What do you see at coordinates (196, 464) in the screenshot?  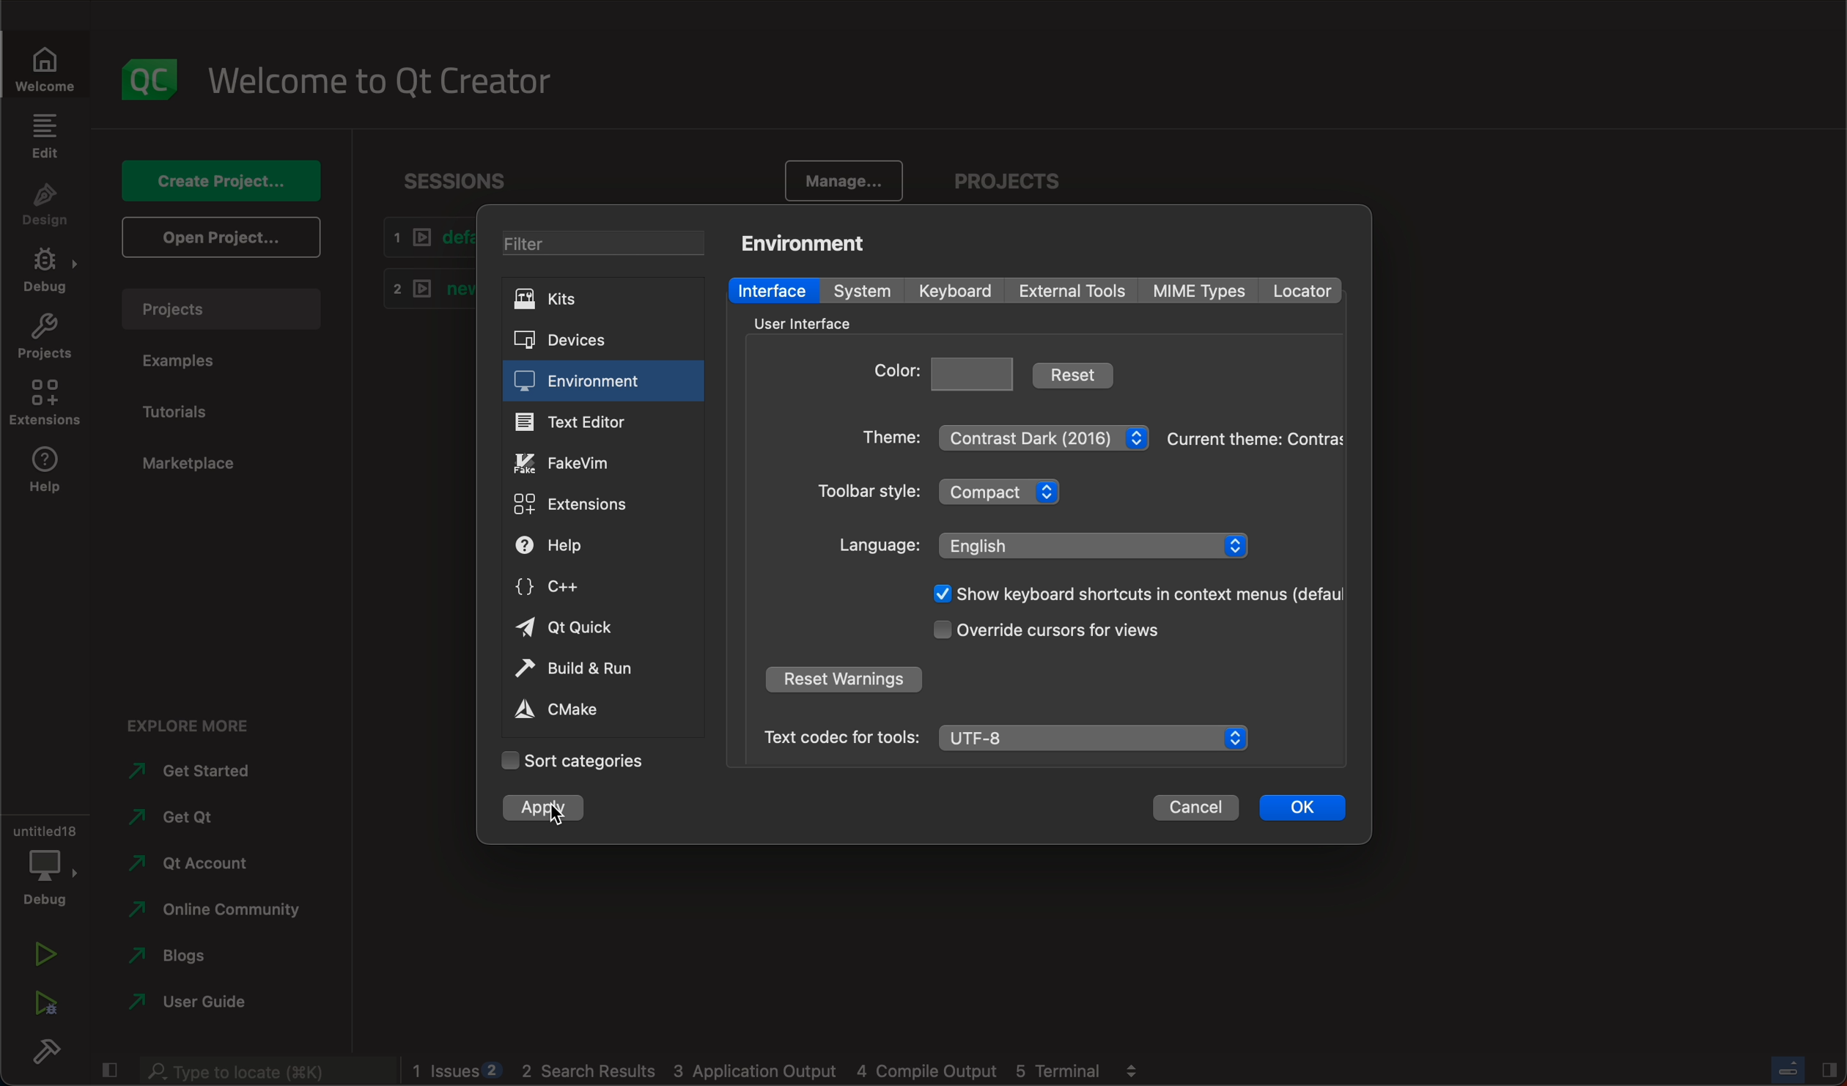 I see `marketplace` at bounding box center [196, 464].